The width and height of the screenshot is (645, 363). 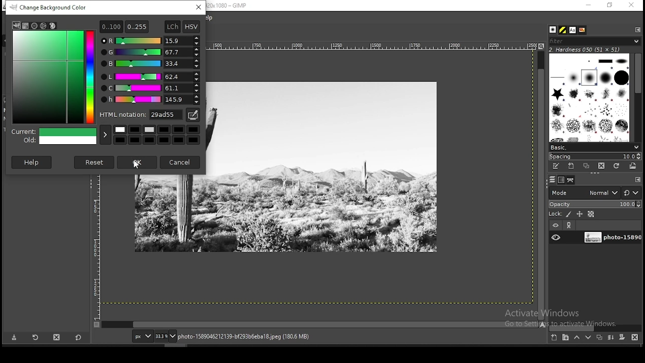 What do you see at coordinates (610, 5) in the screenshot?
I see `restore` at bounding box center [610, 5].